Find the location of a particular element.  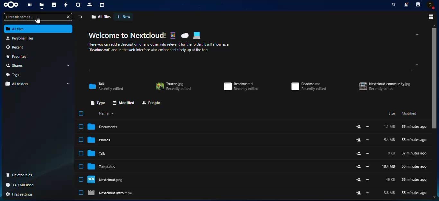

scroll right is located at coordinates (411, 71).